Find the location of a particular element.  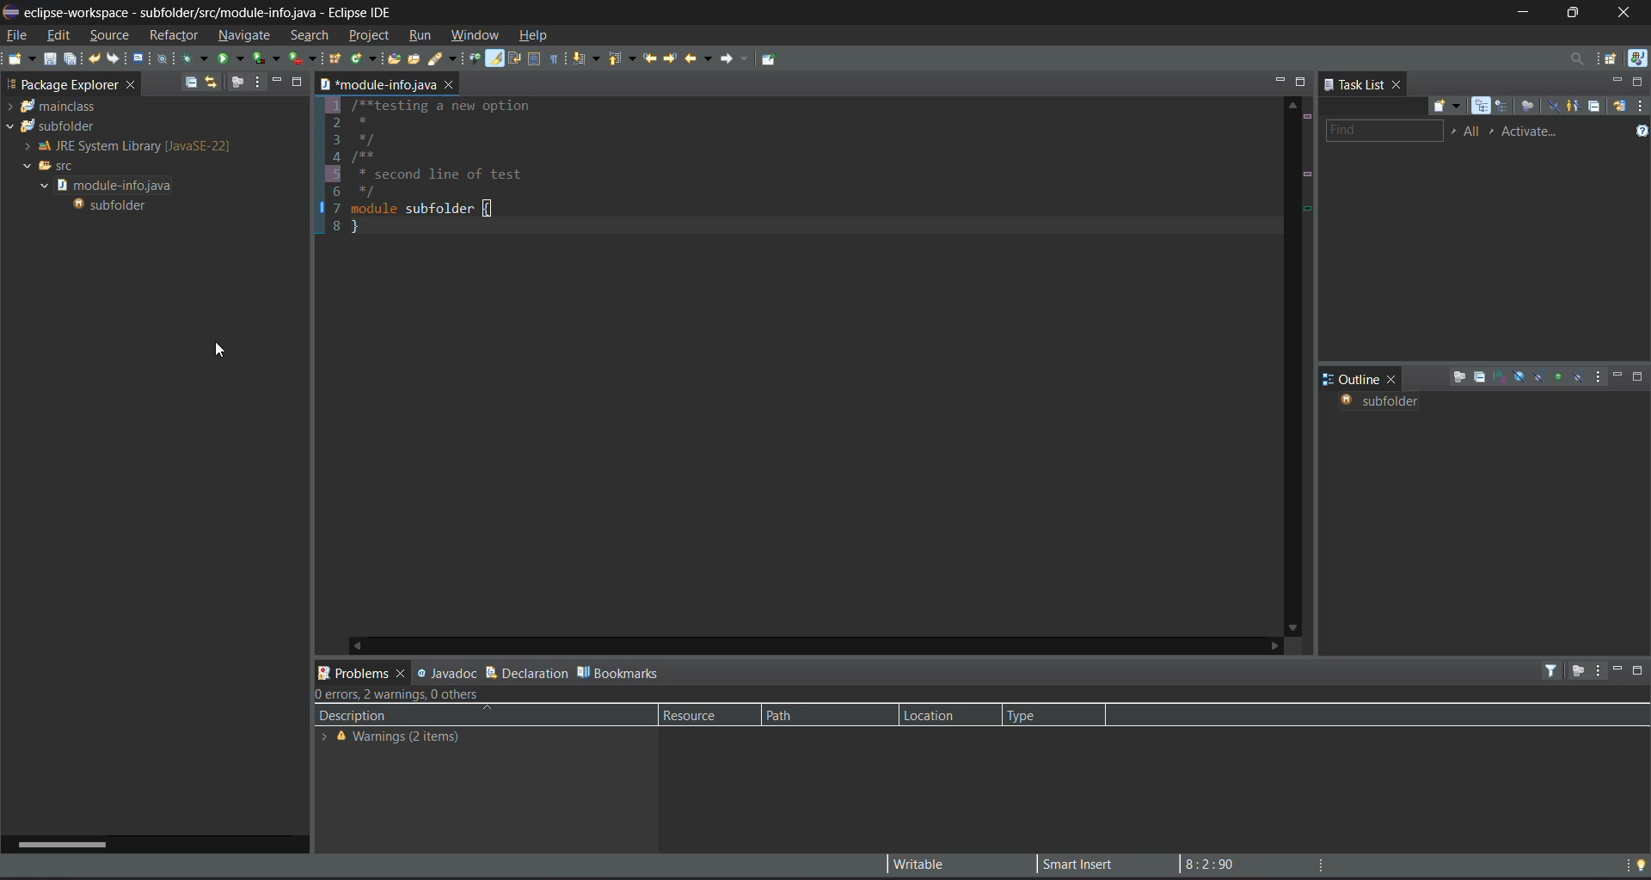

bookmark added is located at coordinates (322, 208).